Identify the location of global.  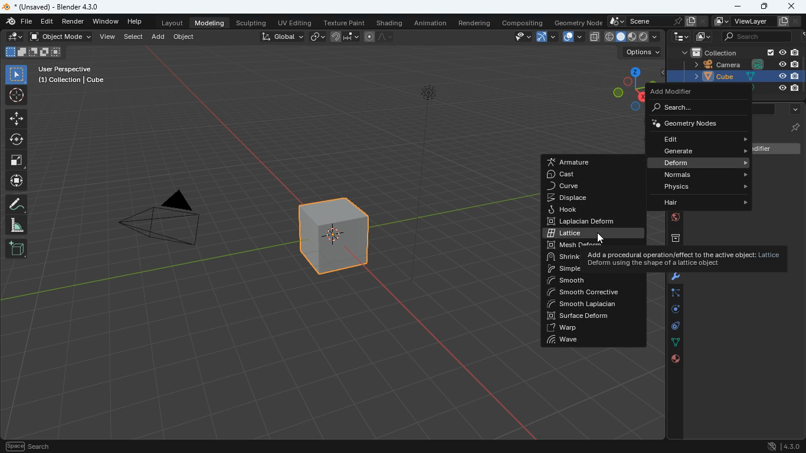
(282, 37).